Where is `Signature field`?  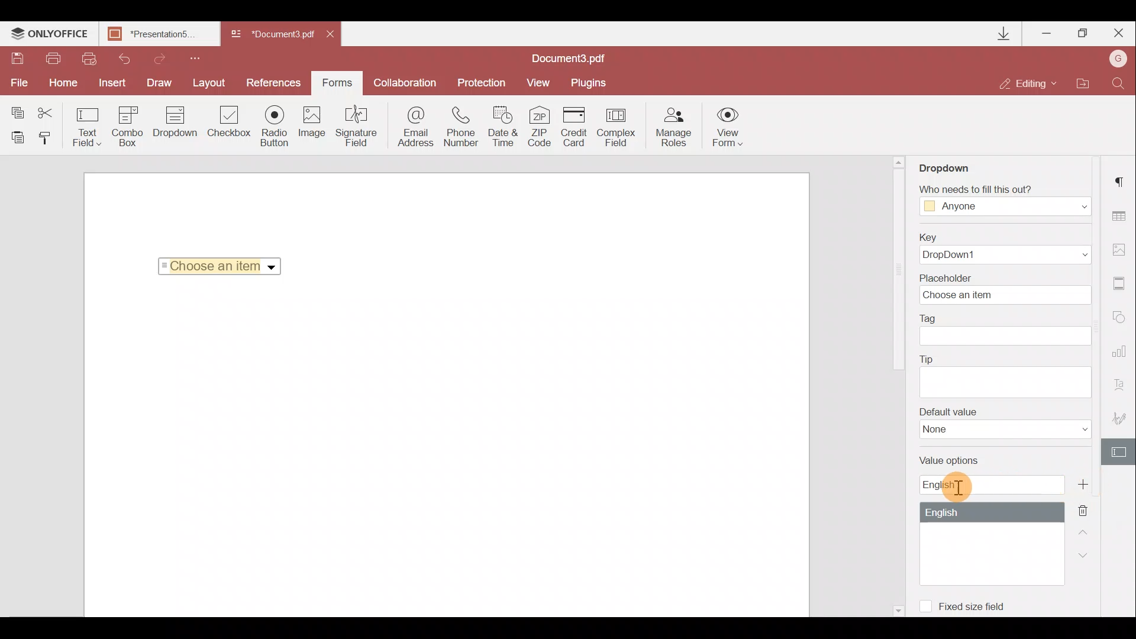
Signature field is located at coordinates (354, 125).